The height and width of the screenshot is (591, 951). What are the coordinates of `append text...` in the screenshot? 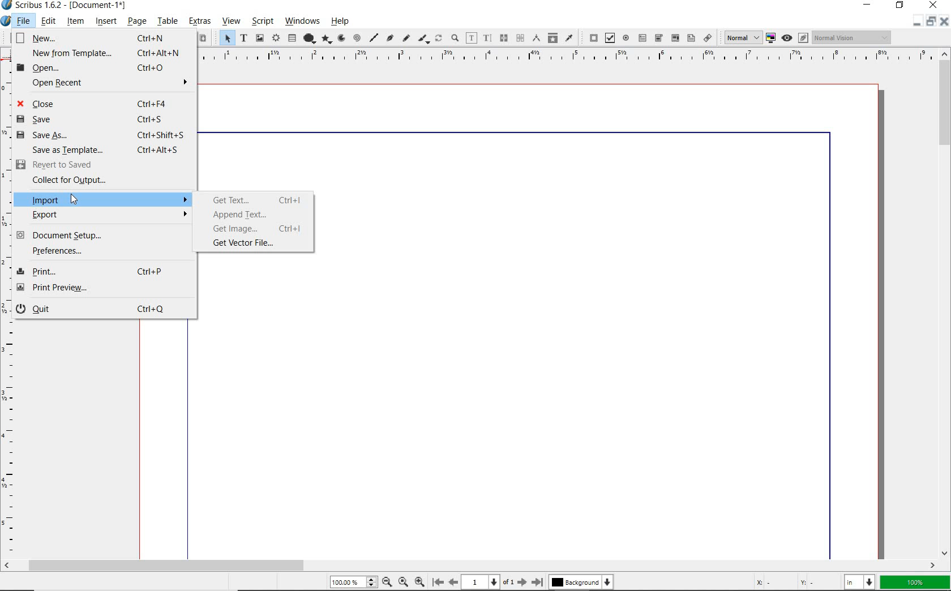 It's located at (255, 214).